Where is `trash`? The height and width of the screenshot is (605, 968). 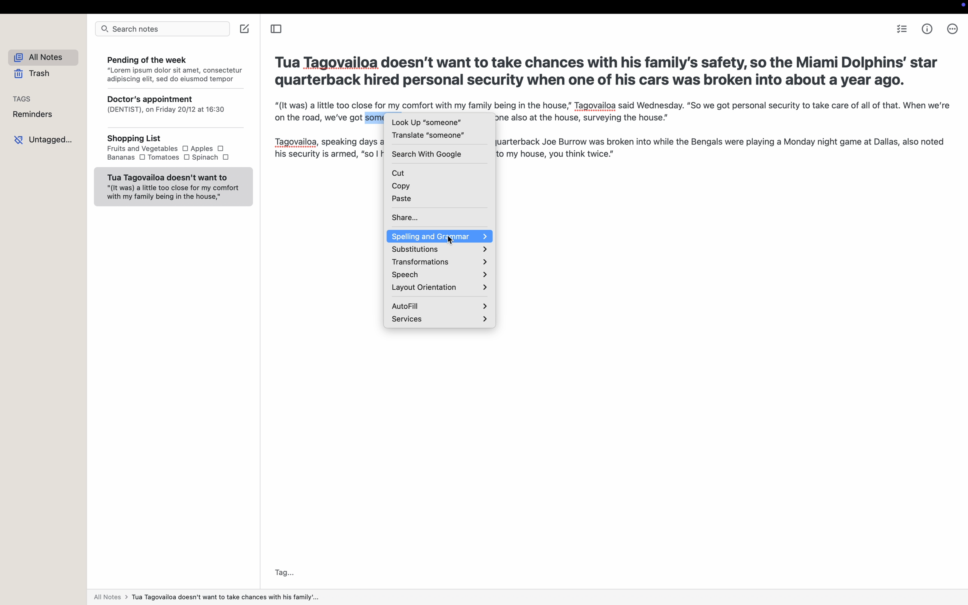 trash is located at coordinates (32, 74).